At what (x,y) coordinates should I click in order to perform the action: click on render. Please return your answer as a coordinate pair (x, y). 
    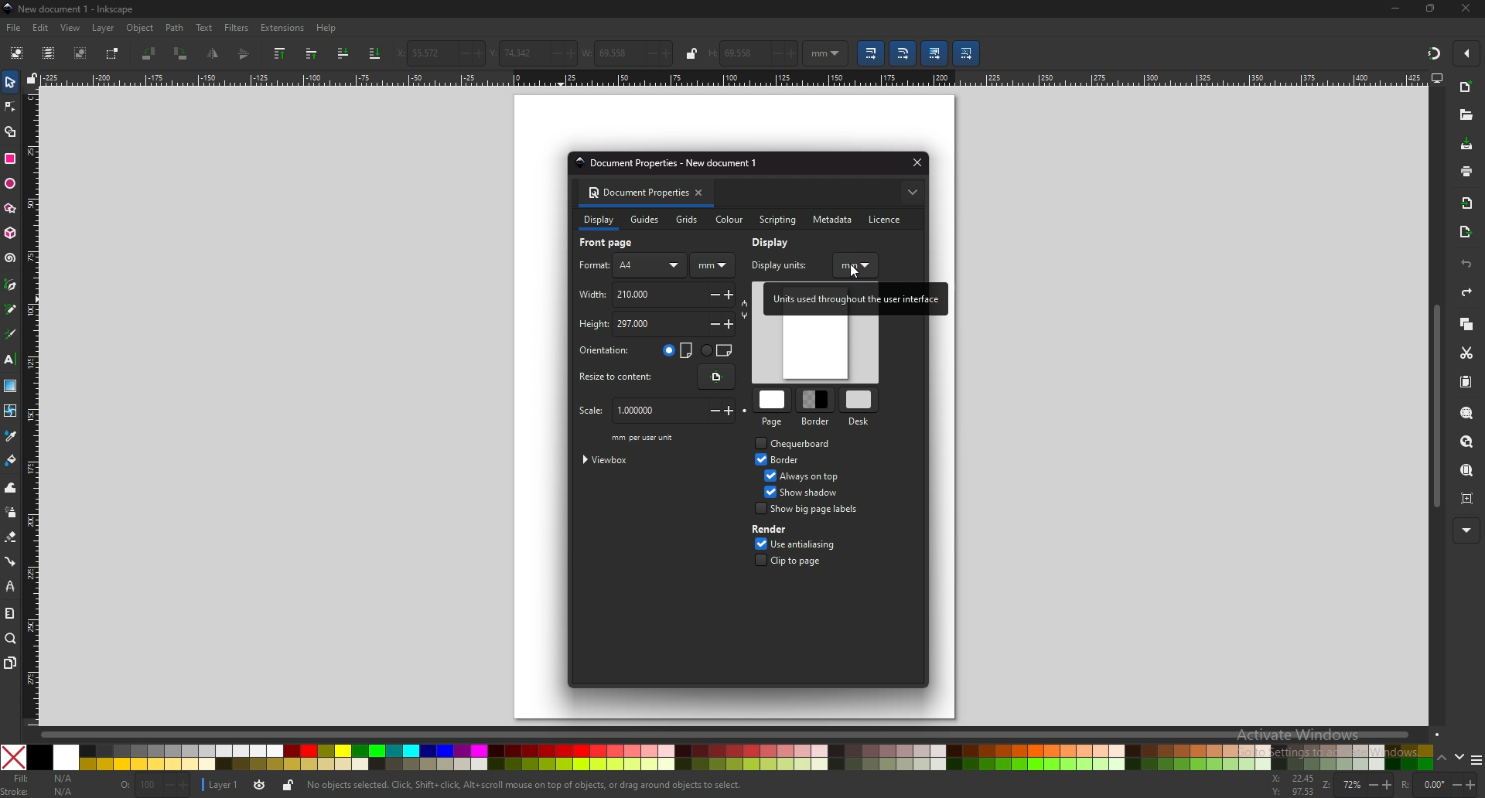
    Looking at the image, I should click on (777, 530).